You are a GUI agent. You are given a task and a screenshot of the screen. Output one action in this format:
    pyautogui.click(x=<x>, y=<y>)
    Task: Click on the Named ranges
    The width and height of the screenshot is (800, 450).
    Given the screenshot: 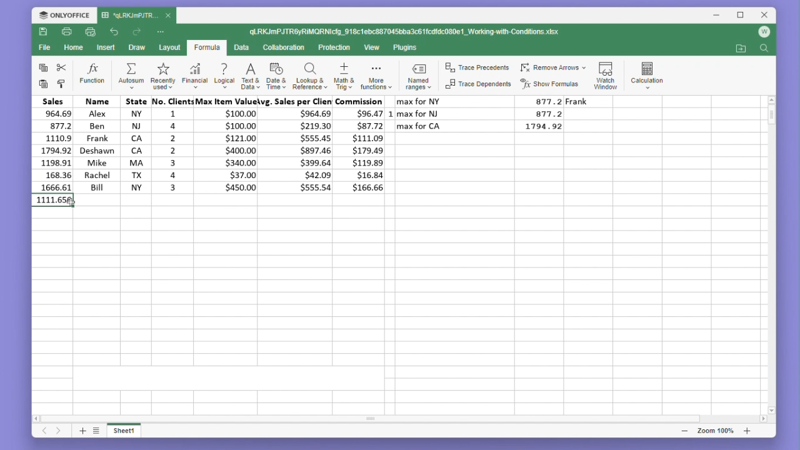 What is the action you would take?
    pyautogui.click(x=421, y=76)
    